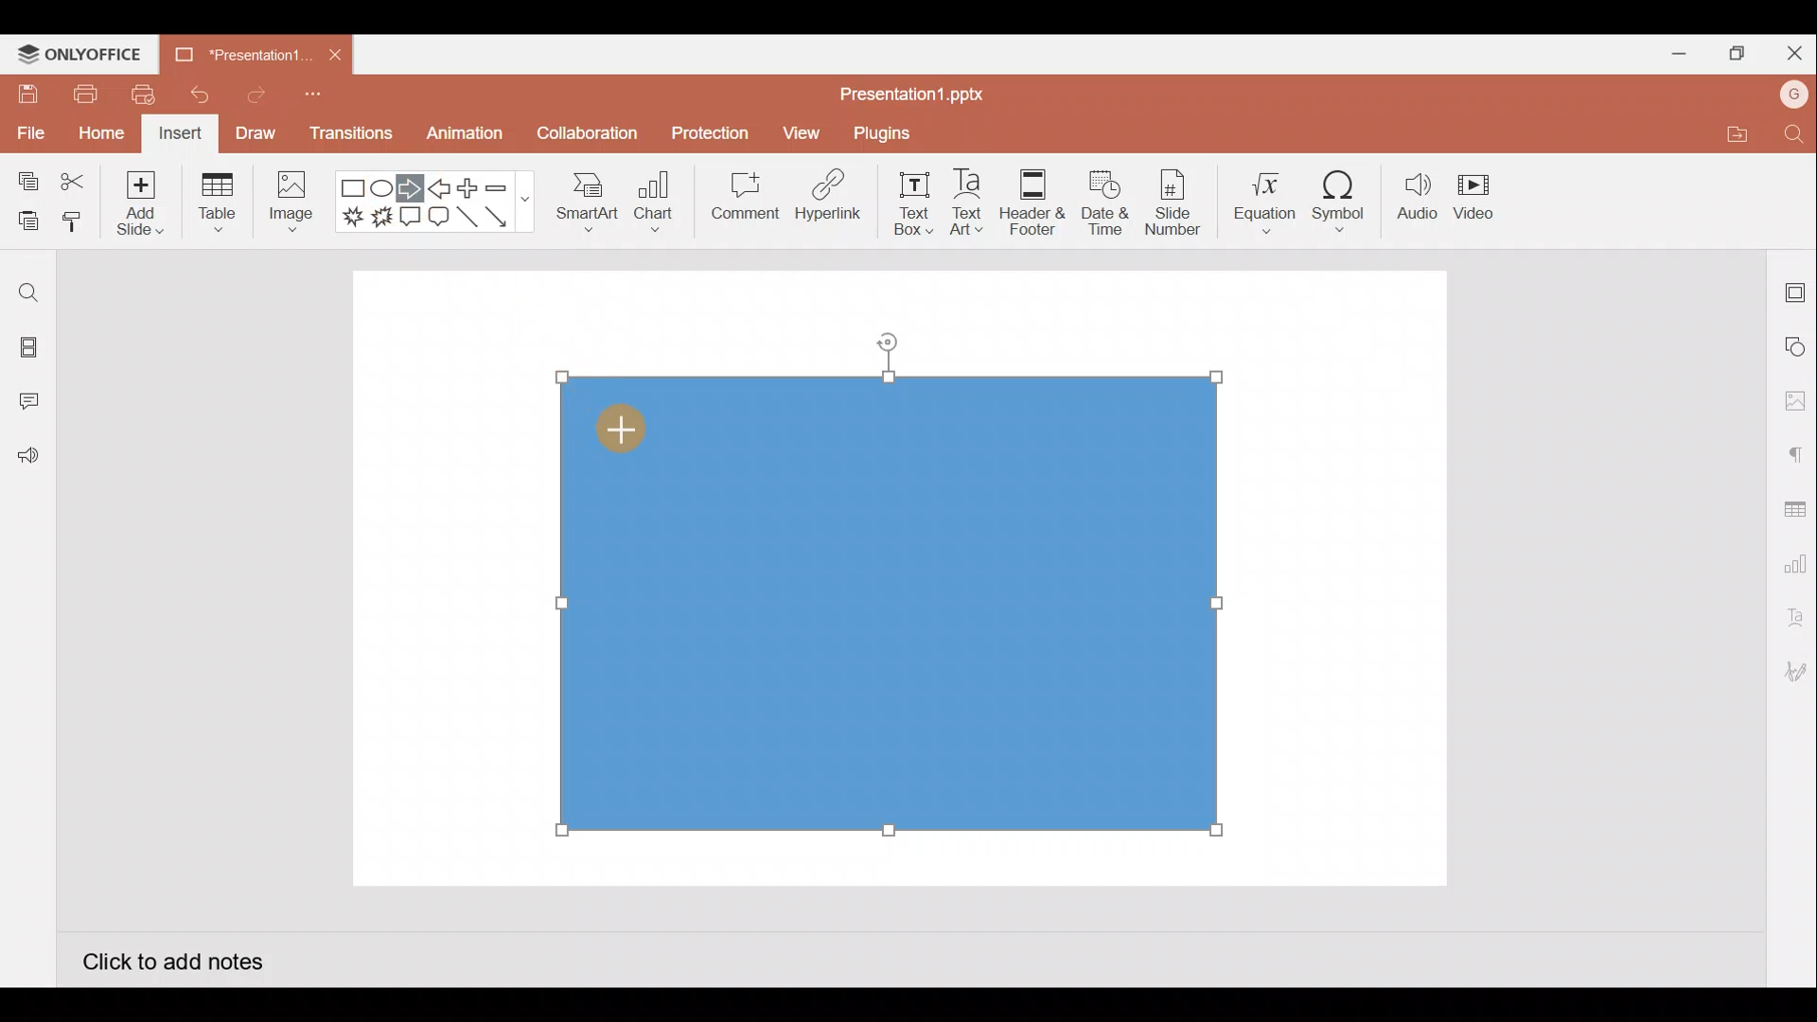  Describe the element at coordinates (288, 206) in the screenshot. I see `Image` at that location.